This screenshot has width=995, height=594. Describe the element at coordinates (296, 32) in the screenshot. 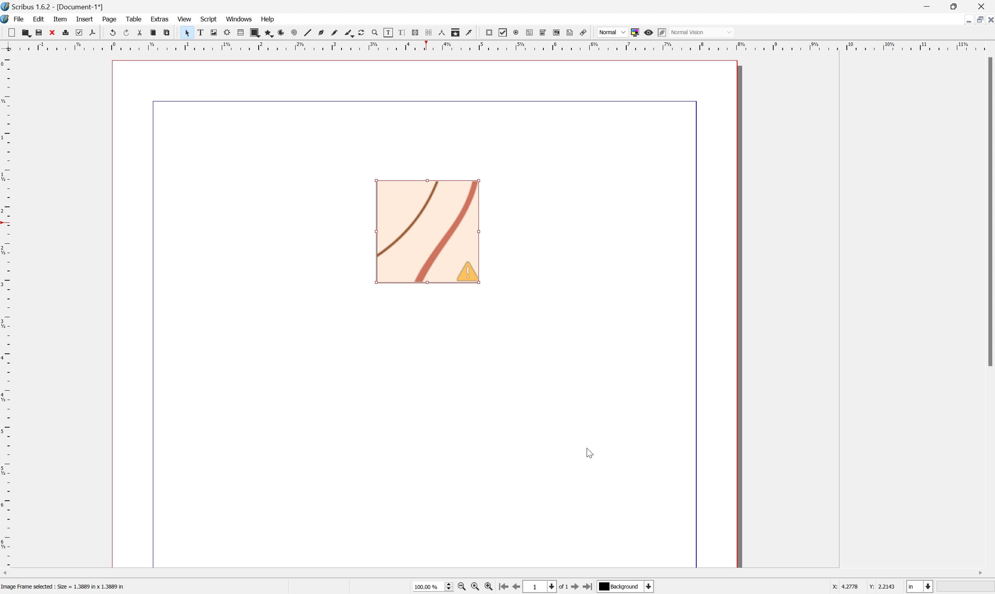

I see `Spiral` at that location.